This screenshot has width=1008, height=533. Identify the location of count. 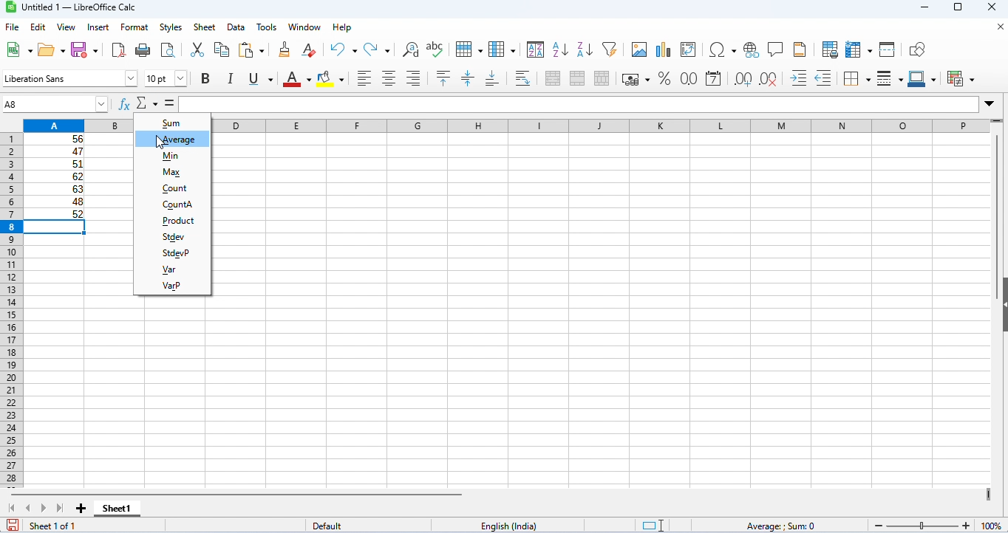
(172, 188).